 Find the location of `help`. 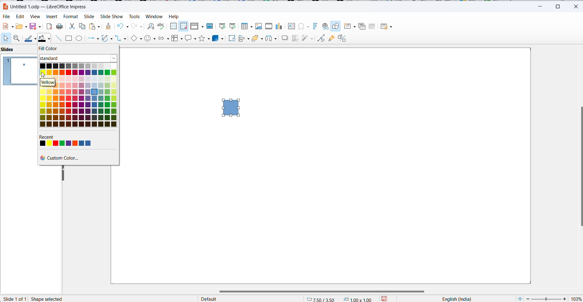

help is located at coordinates (174, 16).